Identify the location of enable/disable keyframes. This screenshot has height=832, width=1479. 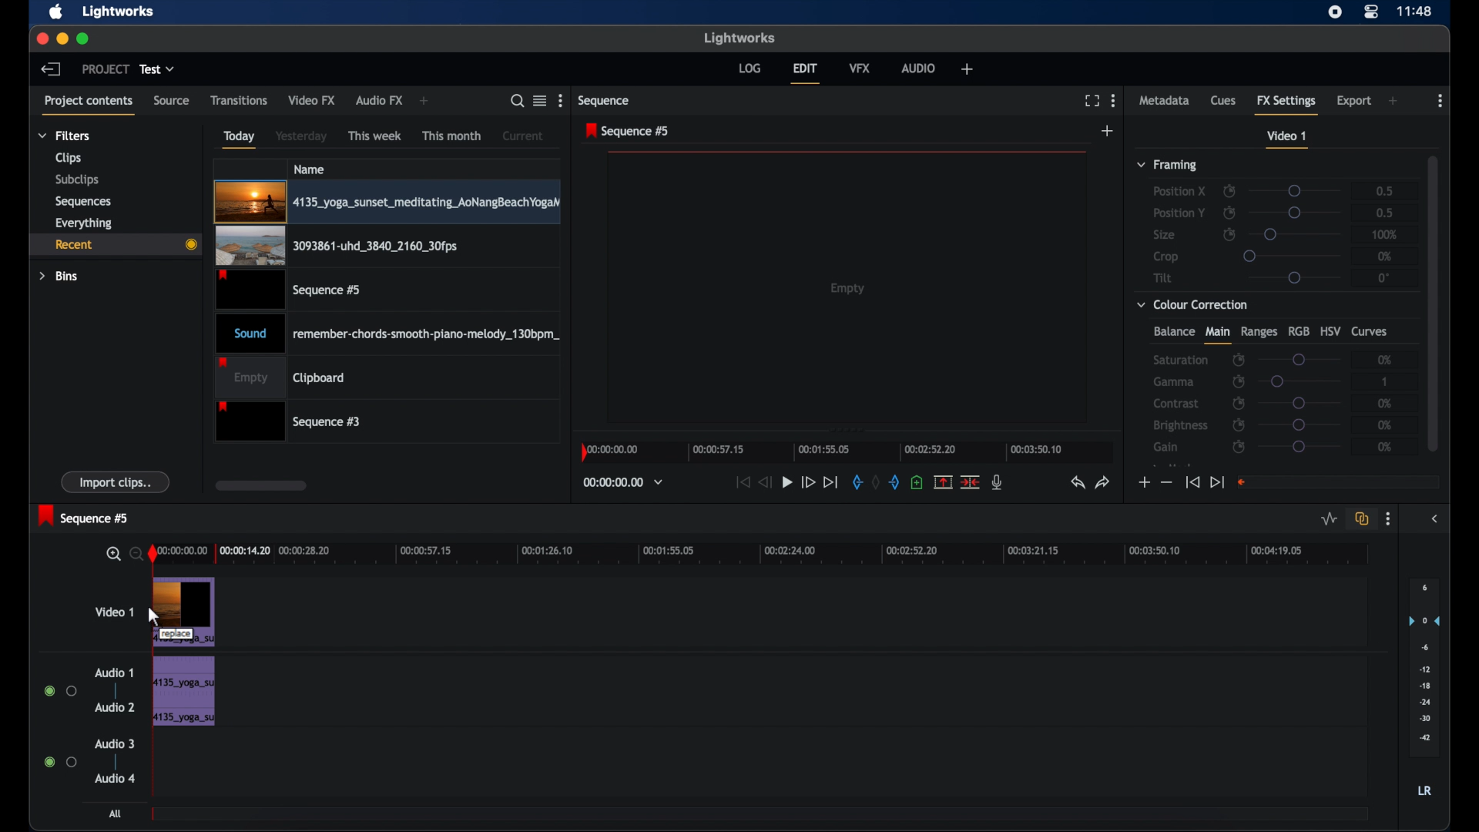
(1229, 191).